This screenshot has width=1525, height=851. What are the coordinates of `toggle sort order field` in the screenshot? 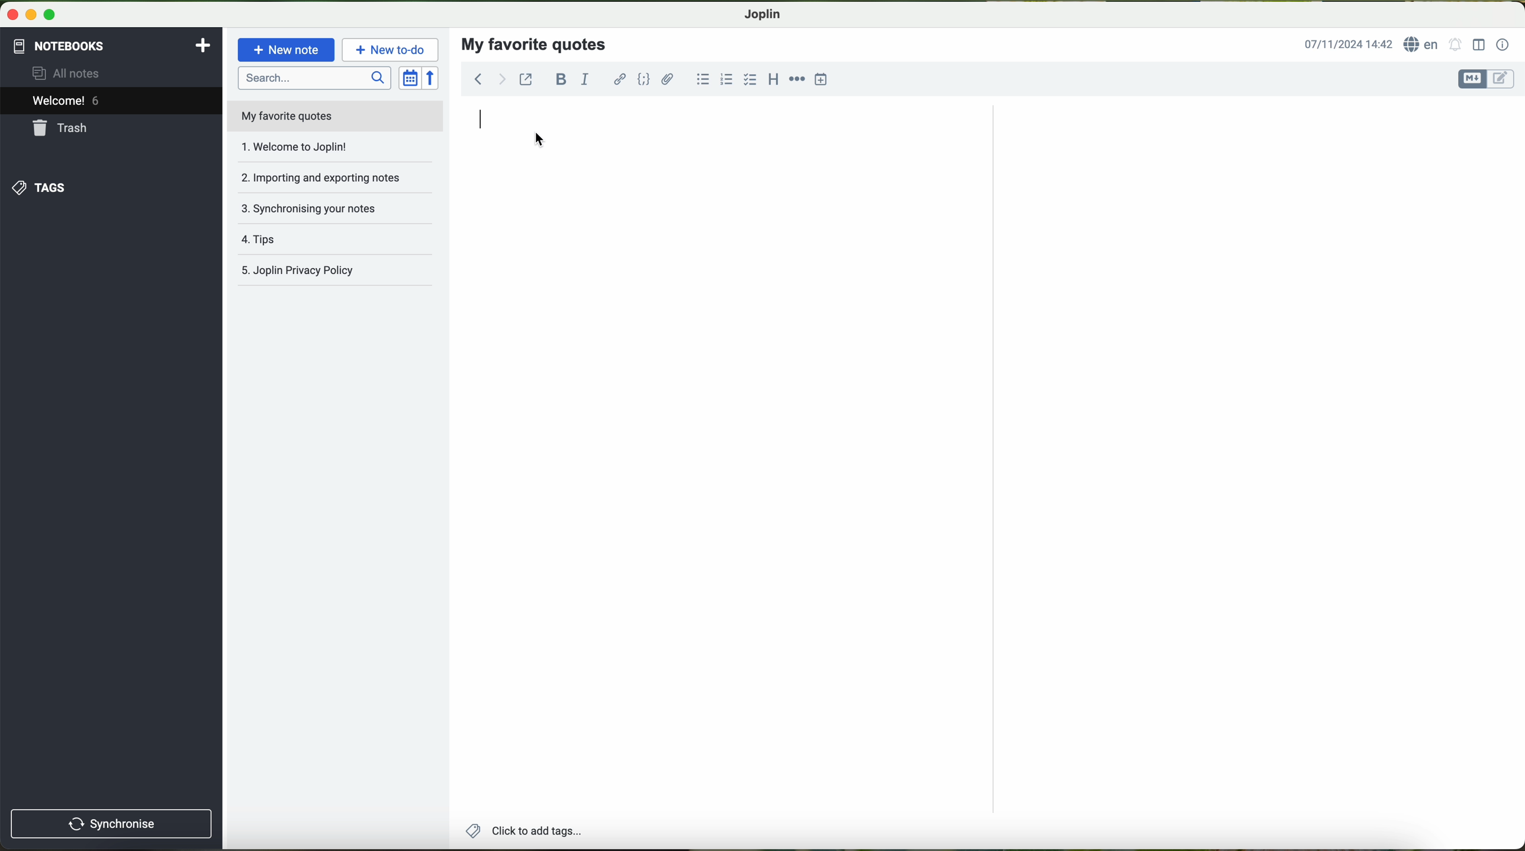 It's located at (408, 79).